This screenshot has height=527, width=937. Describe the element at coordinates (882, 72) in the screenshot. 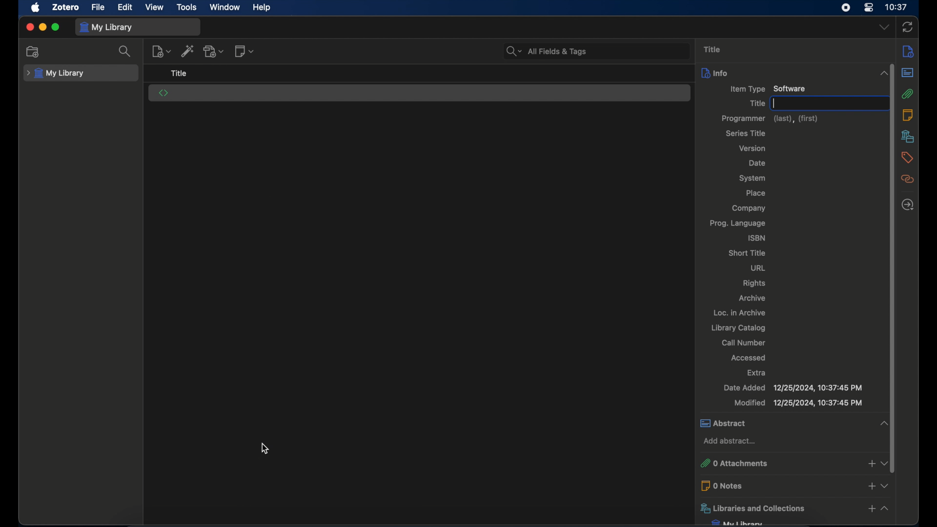

I see `collapse` at that location.